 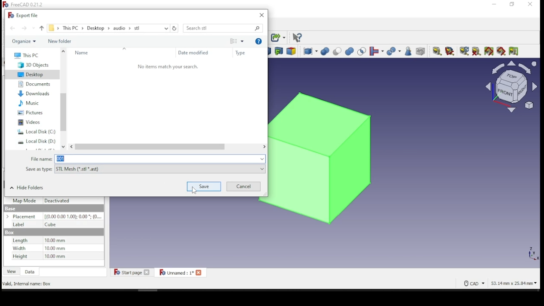 What do you see at coordinates (245, 186) in the screenshot?
I see `cancel` at bounding box center [245, 186].